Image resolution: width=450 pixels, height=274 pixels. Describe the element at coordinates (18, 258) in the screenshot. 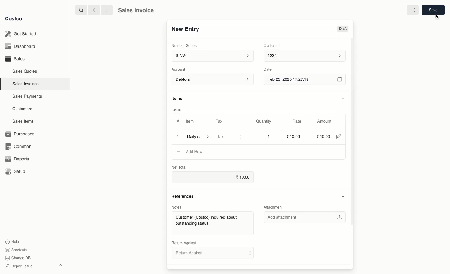

I see `Change DB` at that location.